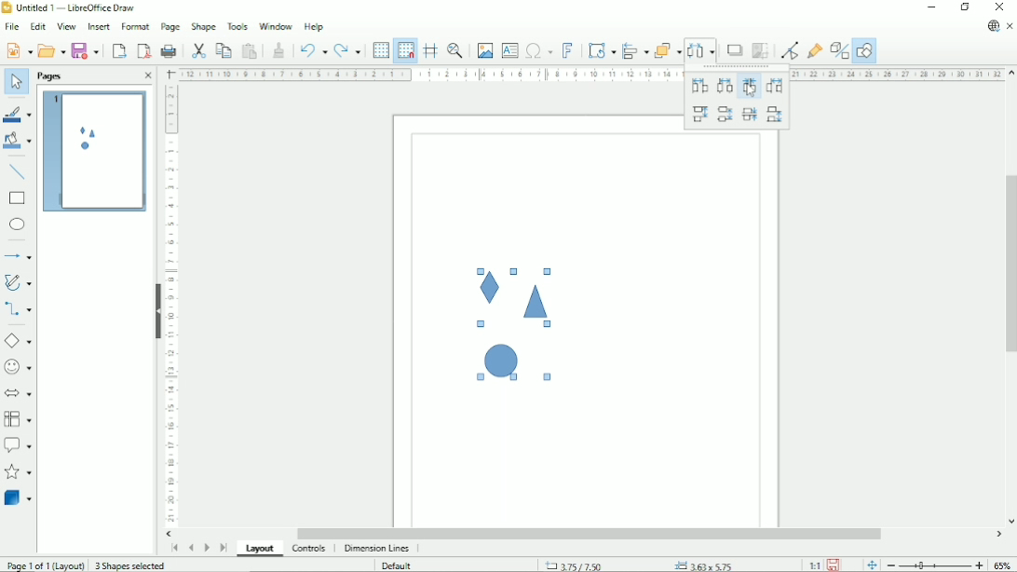 This screenshot has height=572, width=1017. I want to click on Scaling factor, so click(813, 565).